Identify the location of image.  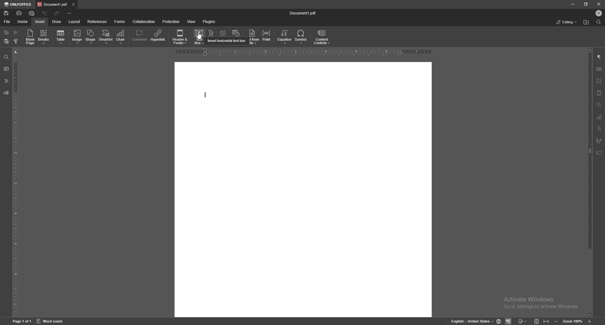
(600, 81).